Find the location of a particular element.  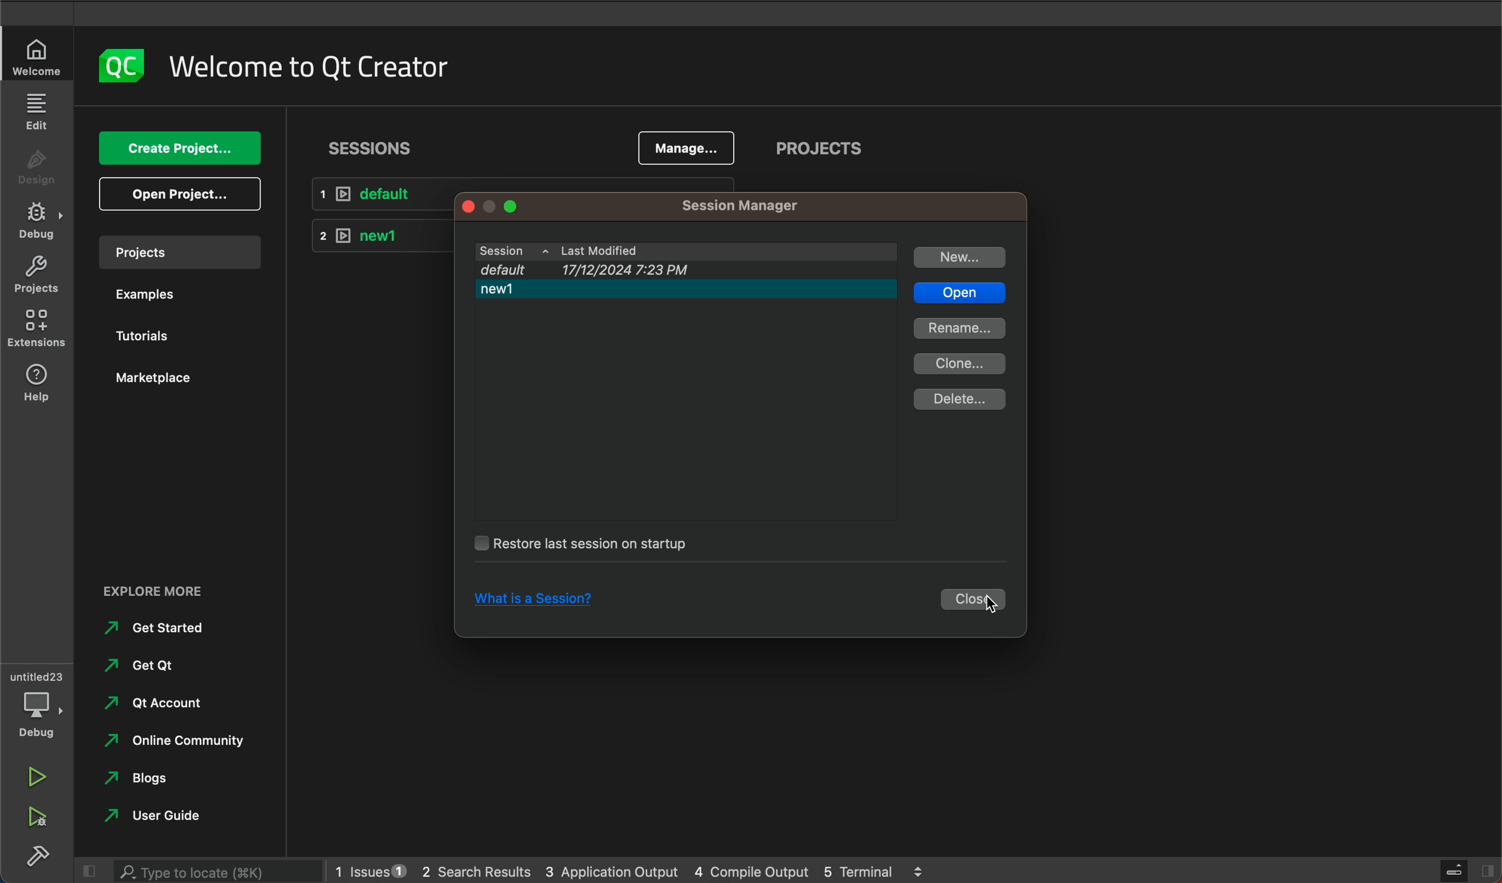

run debug is located at coordinates (34, 815).